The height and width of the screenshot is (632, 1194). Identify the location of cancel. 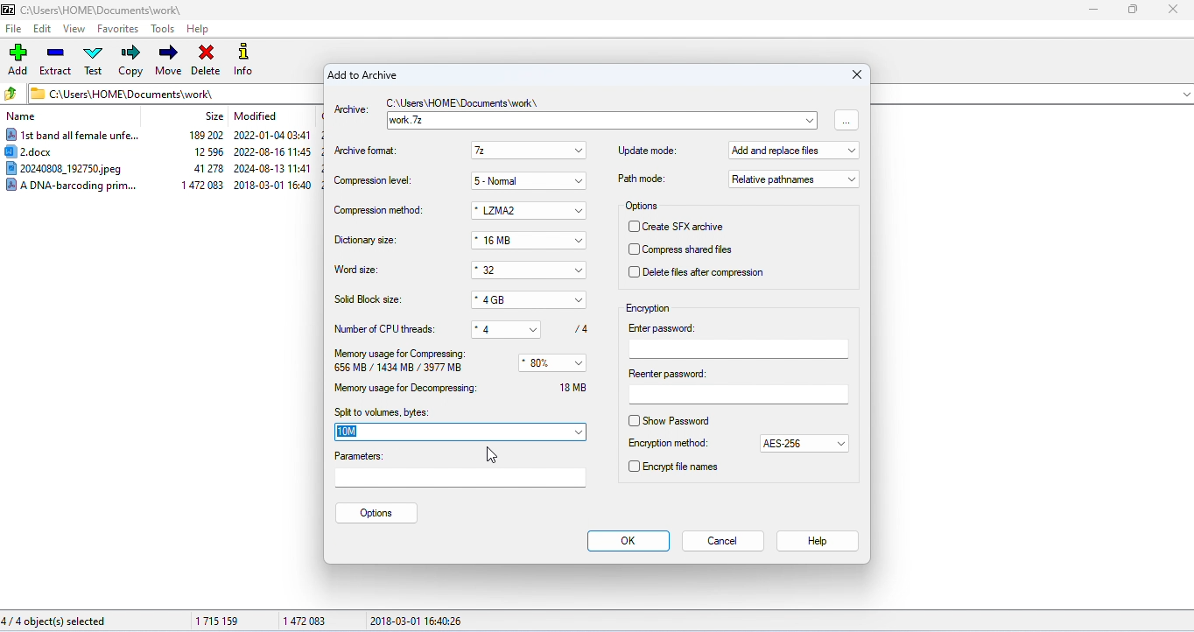
(724, 541).